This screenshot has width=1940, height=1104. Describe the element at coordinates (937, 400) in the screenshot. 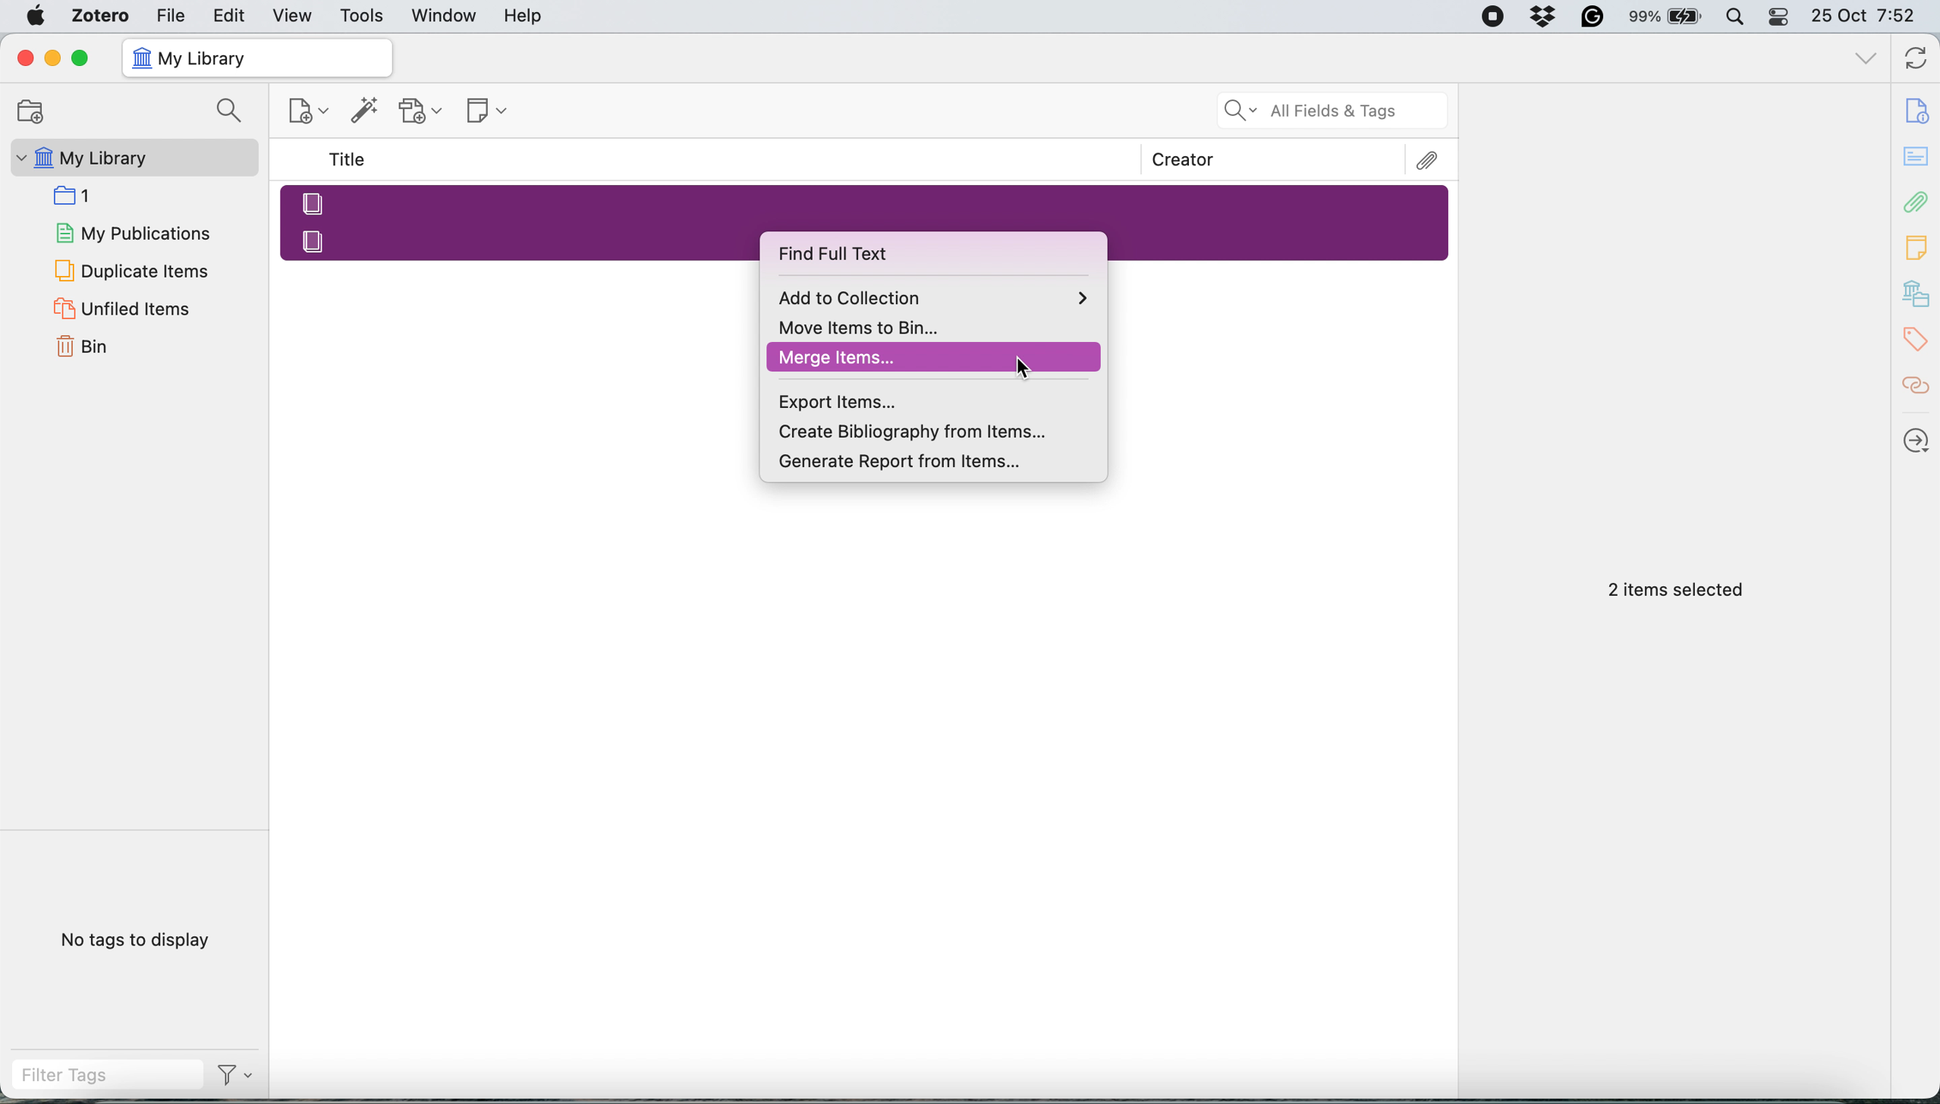

I see `Export Items...` at that location.